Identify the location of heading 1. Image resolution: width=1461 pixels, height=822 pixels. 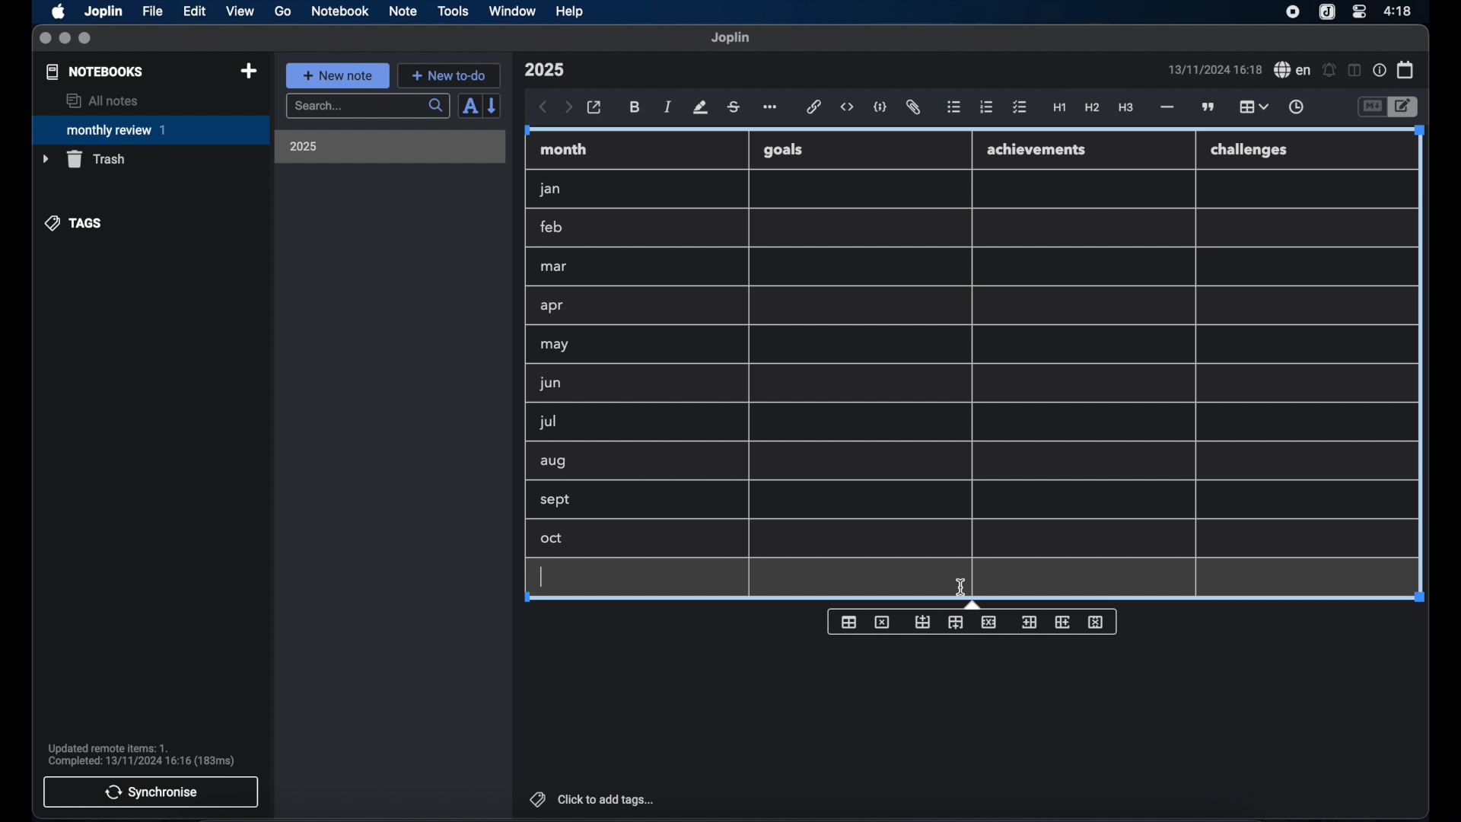
(1060, 108).